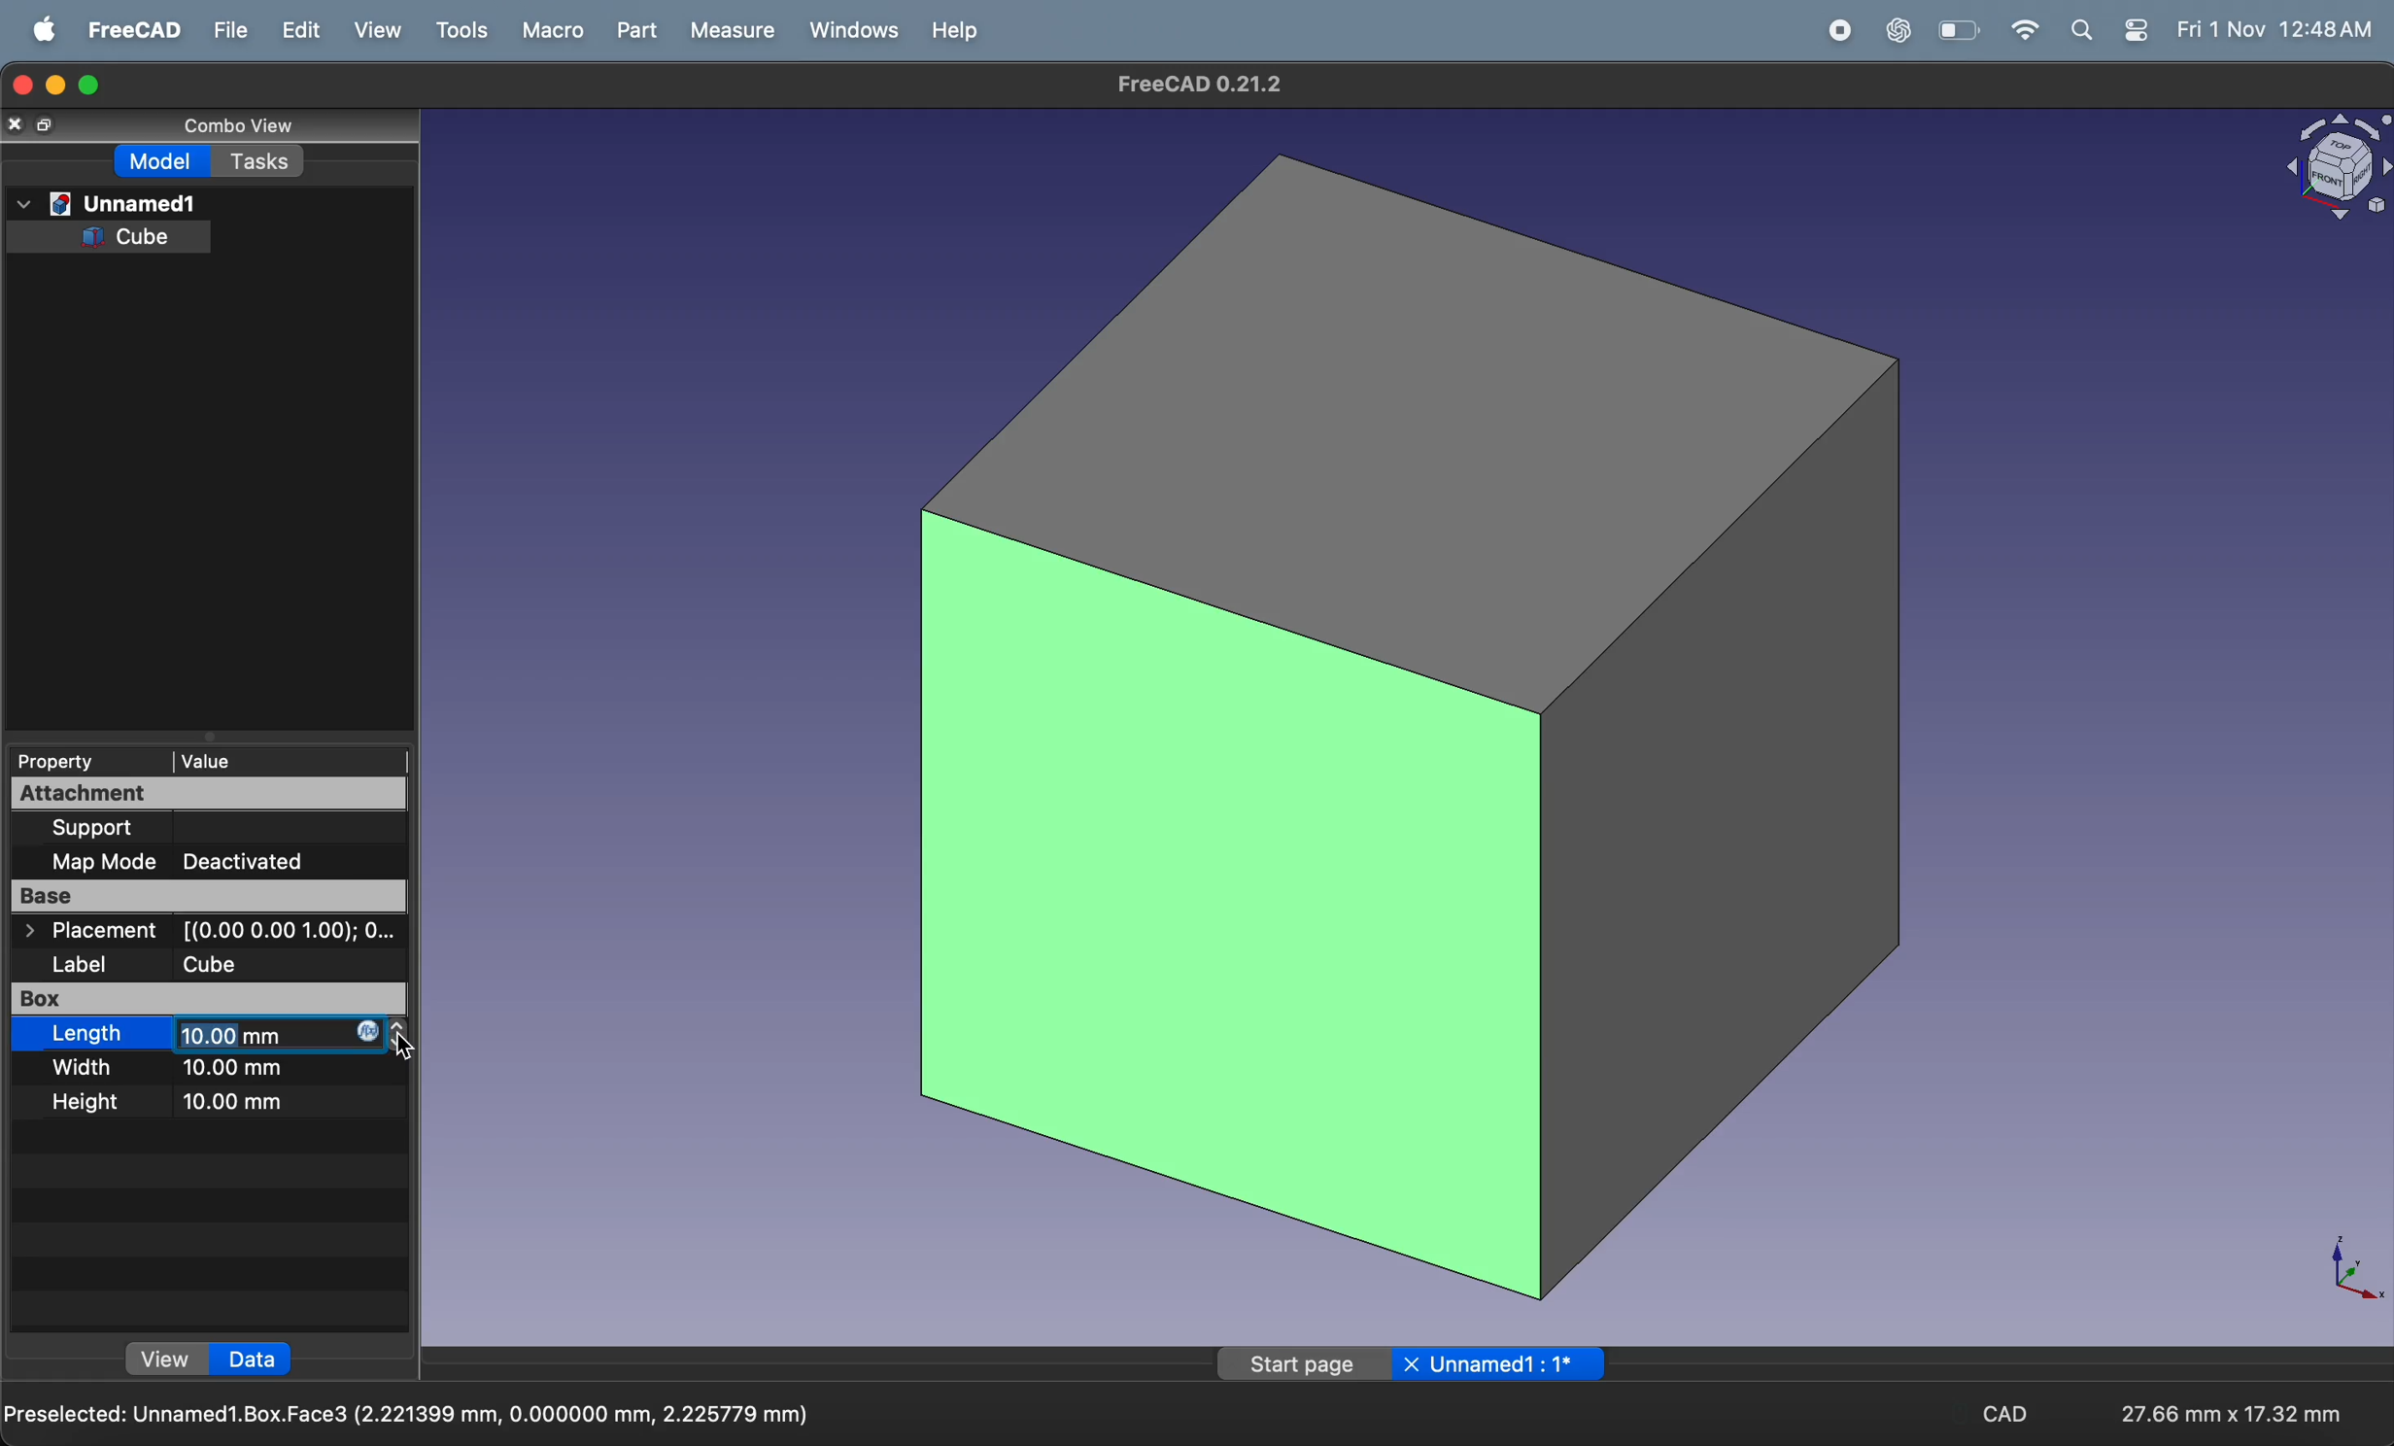  I want to click on view data, so click(166, 1360).